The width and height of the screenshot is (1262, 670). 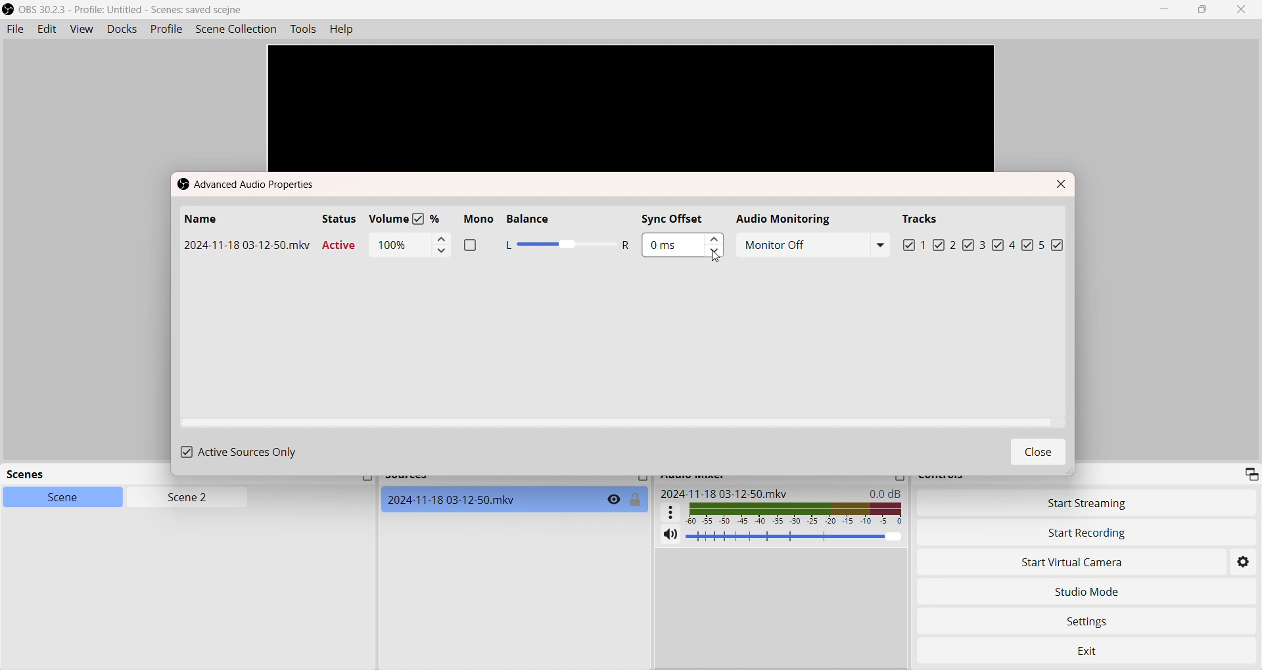 I want to click on SceneCollection, so click(x=238, y=28).